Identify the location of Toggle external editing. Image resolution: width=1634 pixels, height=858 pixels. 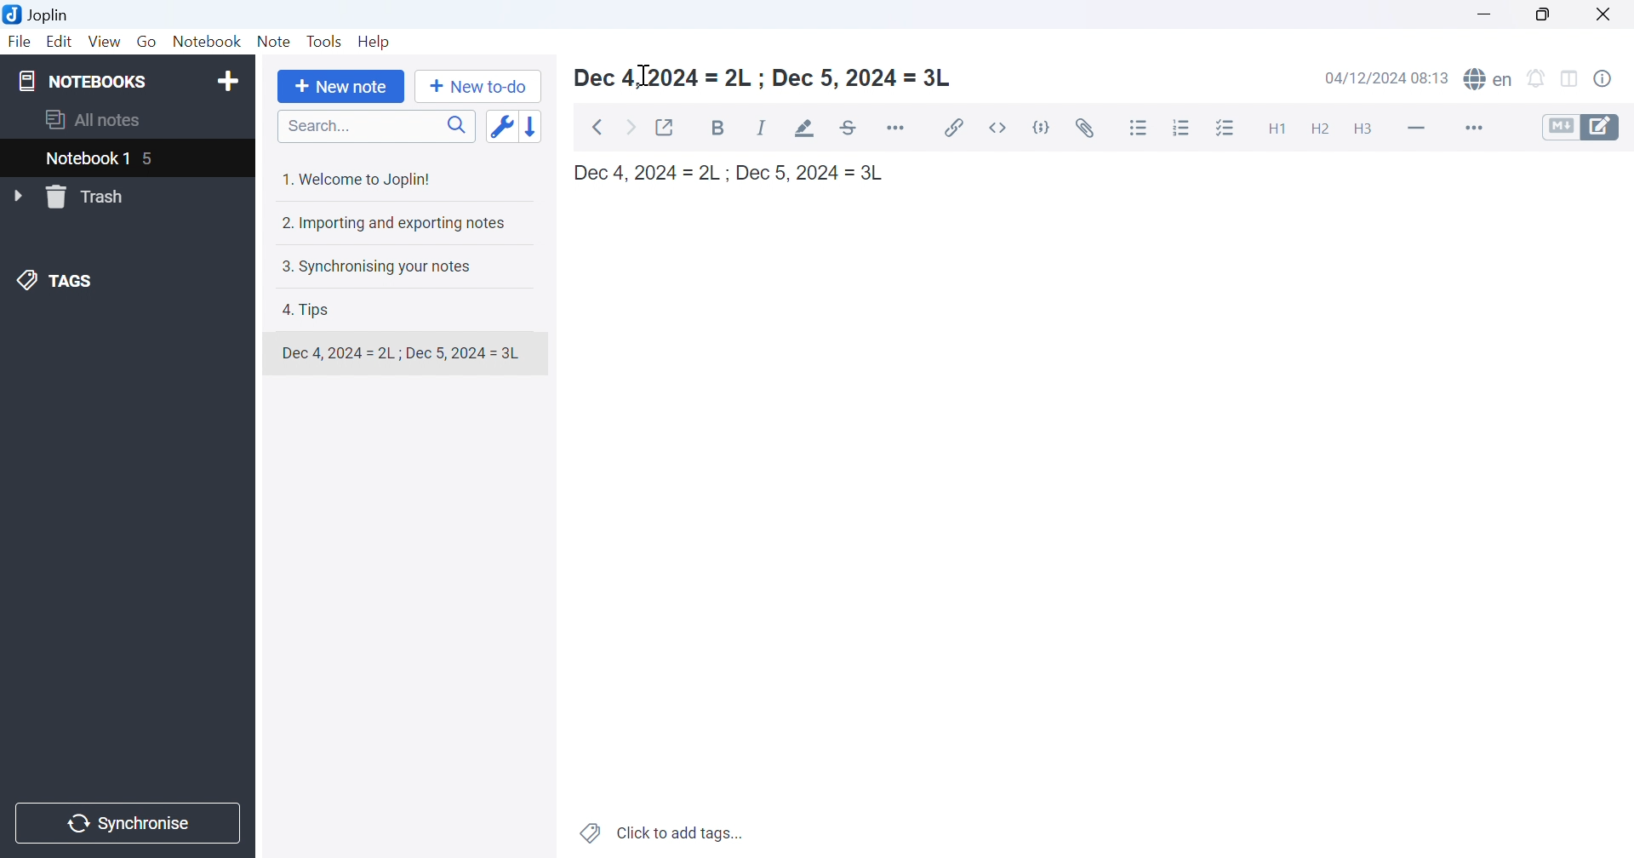
(668, 126).